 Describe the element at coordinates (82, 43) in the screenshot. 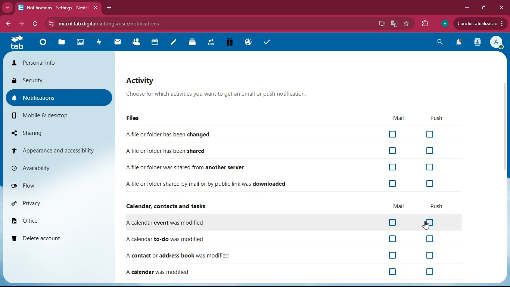

I see `images` at that location.